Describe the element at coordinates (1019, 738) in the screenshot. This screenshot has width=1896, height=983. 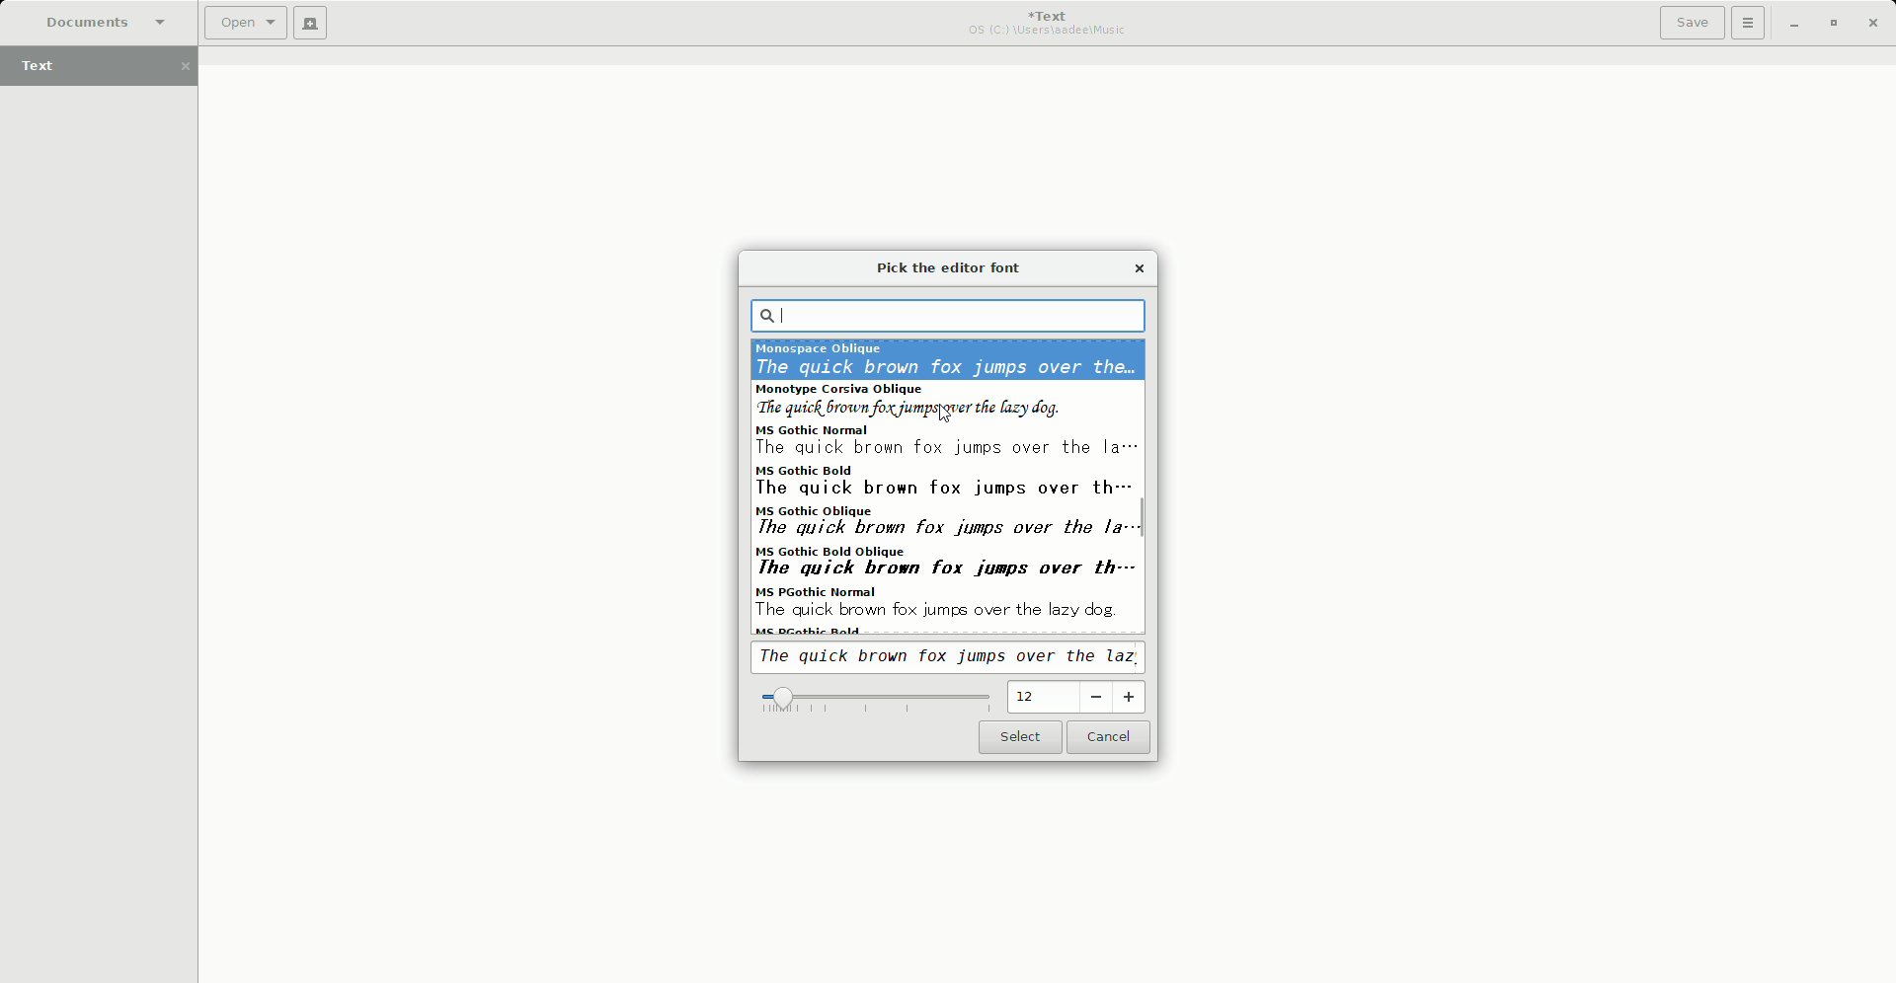
I see `Select` at that location.